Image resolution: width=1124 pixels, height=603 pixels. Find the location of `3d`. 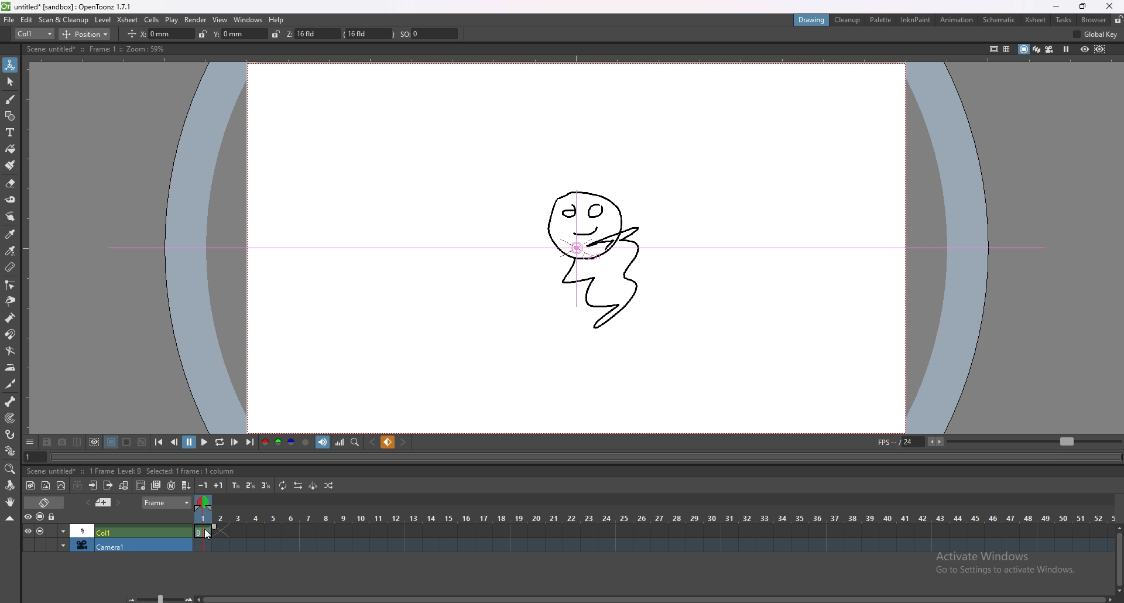

3d is located at coordinates (1036, 49).